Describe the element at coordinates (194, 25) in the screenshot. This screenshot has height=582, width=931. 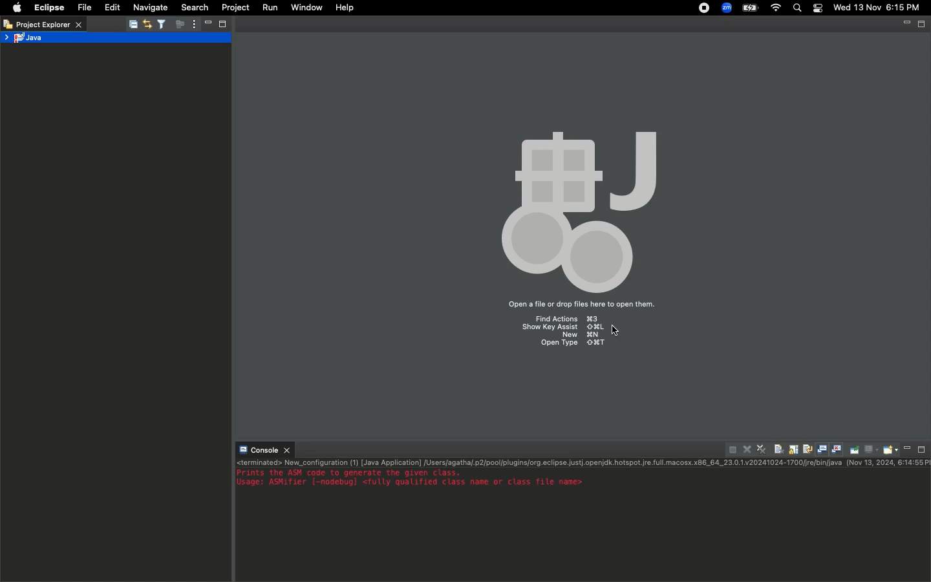
I see `View menu` at that location.